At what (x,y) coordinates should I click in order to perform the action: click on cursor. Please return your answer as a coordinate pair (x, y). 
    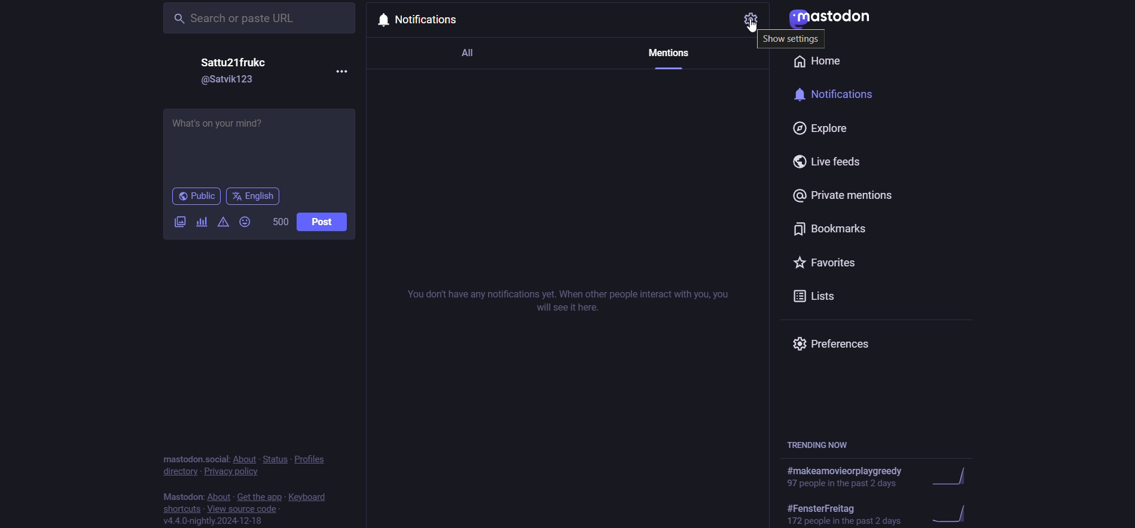
    Looking at the image, I should click on (750, 30).